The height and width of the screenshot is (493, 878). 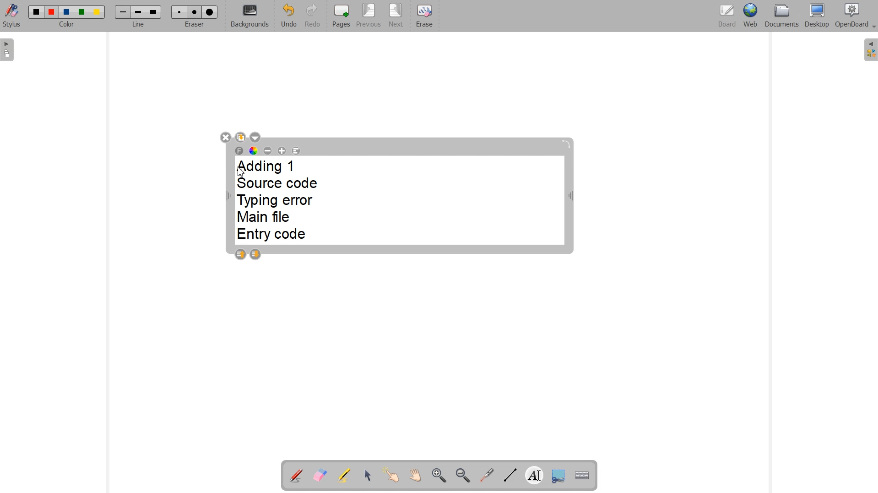 I want to click on Text color, so click(x=254, y=150).